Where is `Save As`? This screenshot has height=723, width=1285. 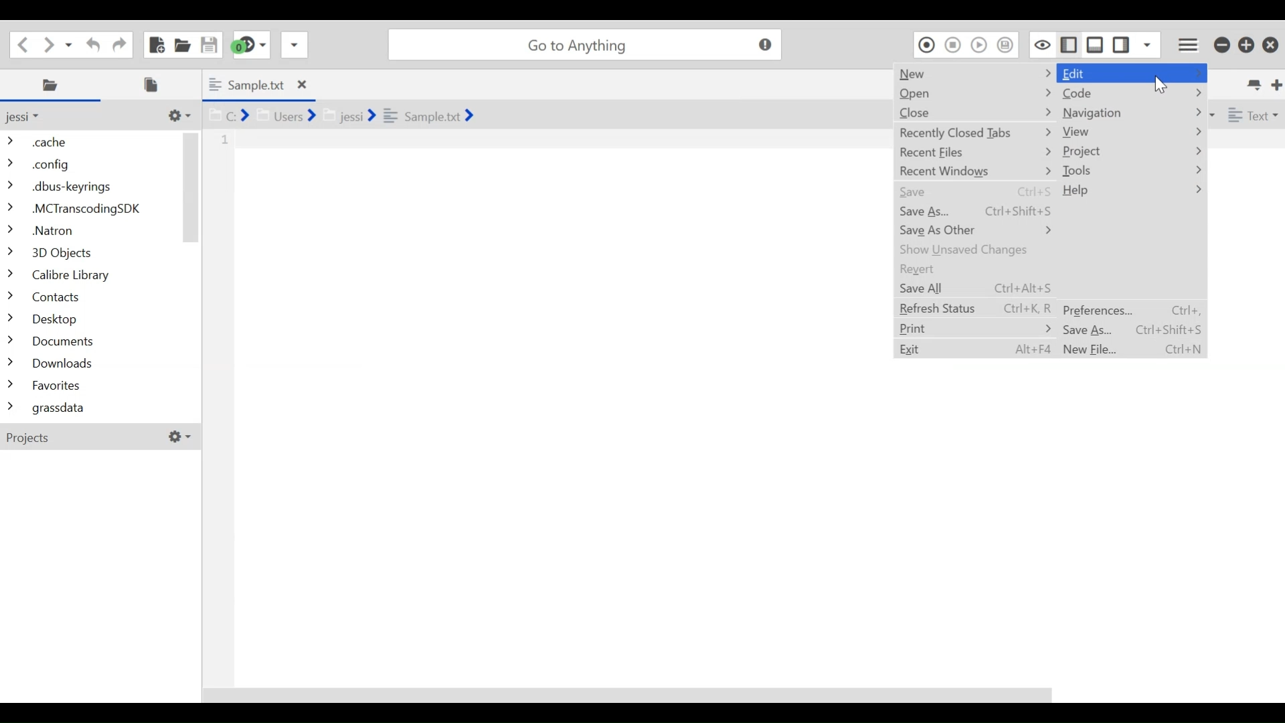
Save As is located at coordinates (974, 212).